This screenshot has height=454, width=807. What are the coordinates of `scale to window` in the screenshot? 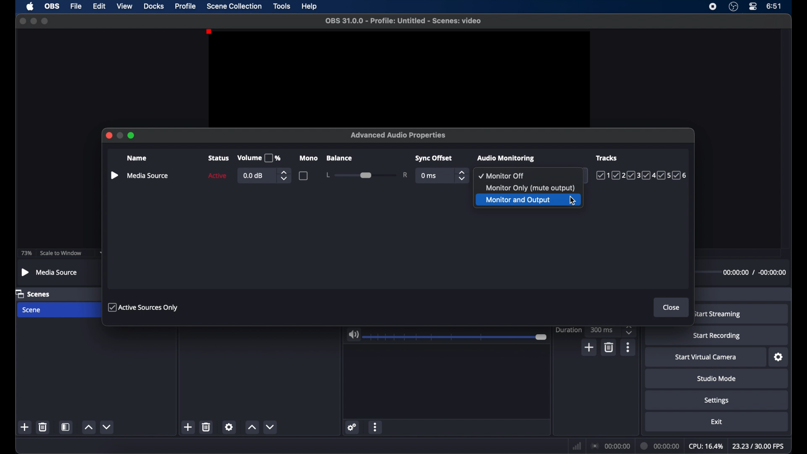 It's located at (61, 253).